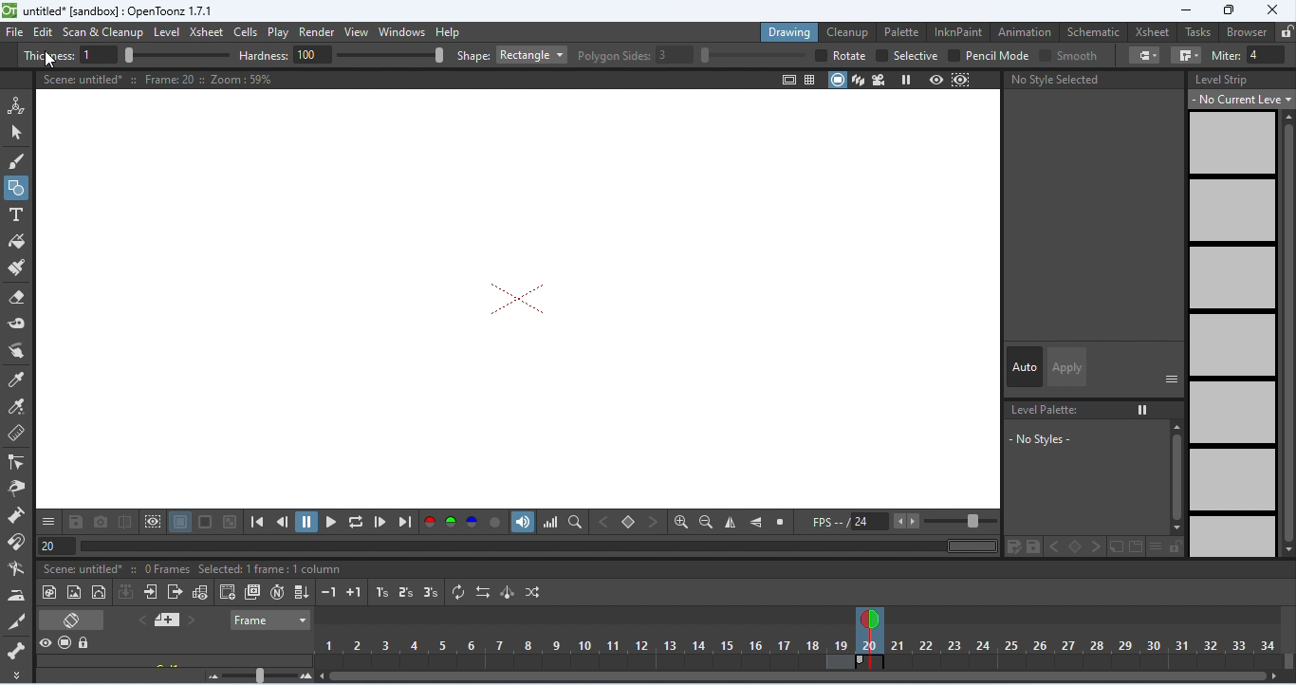 The image size is (1296, 685). What do you see at coordinates (161, 79) in the screenshot?
I see `frame 20` at bounding box center [161, 79].